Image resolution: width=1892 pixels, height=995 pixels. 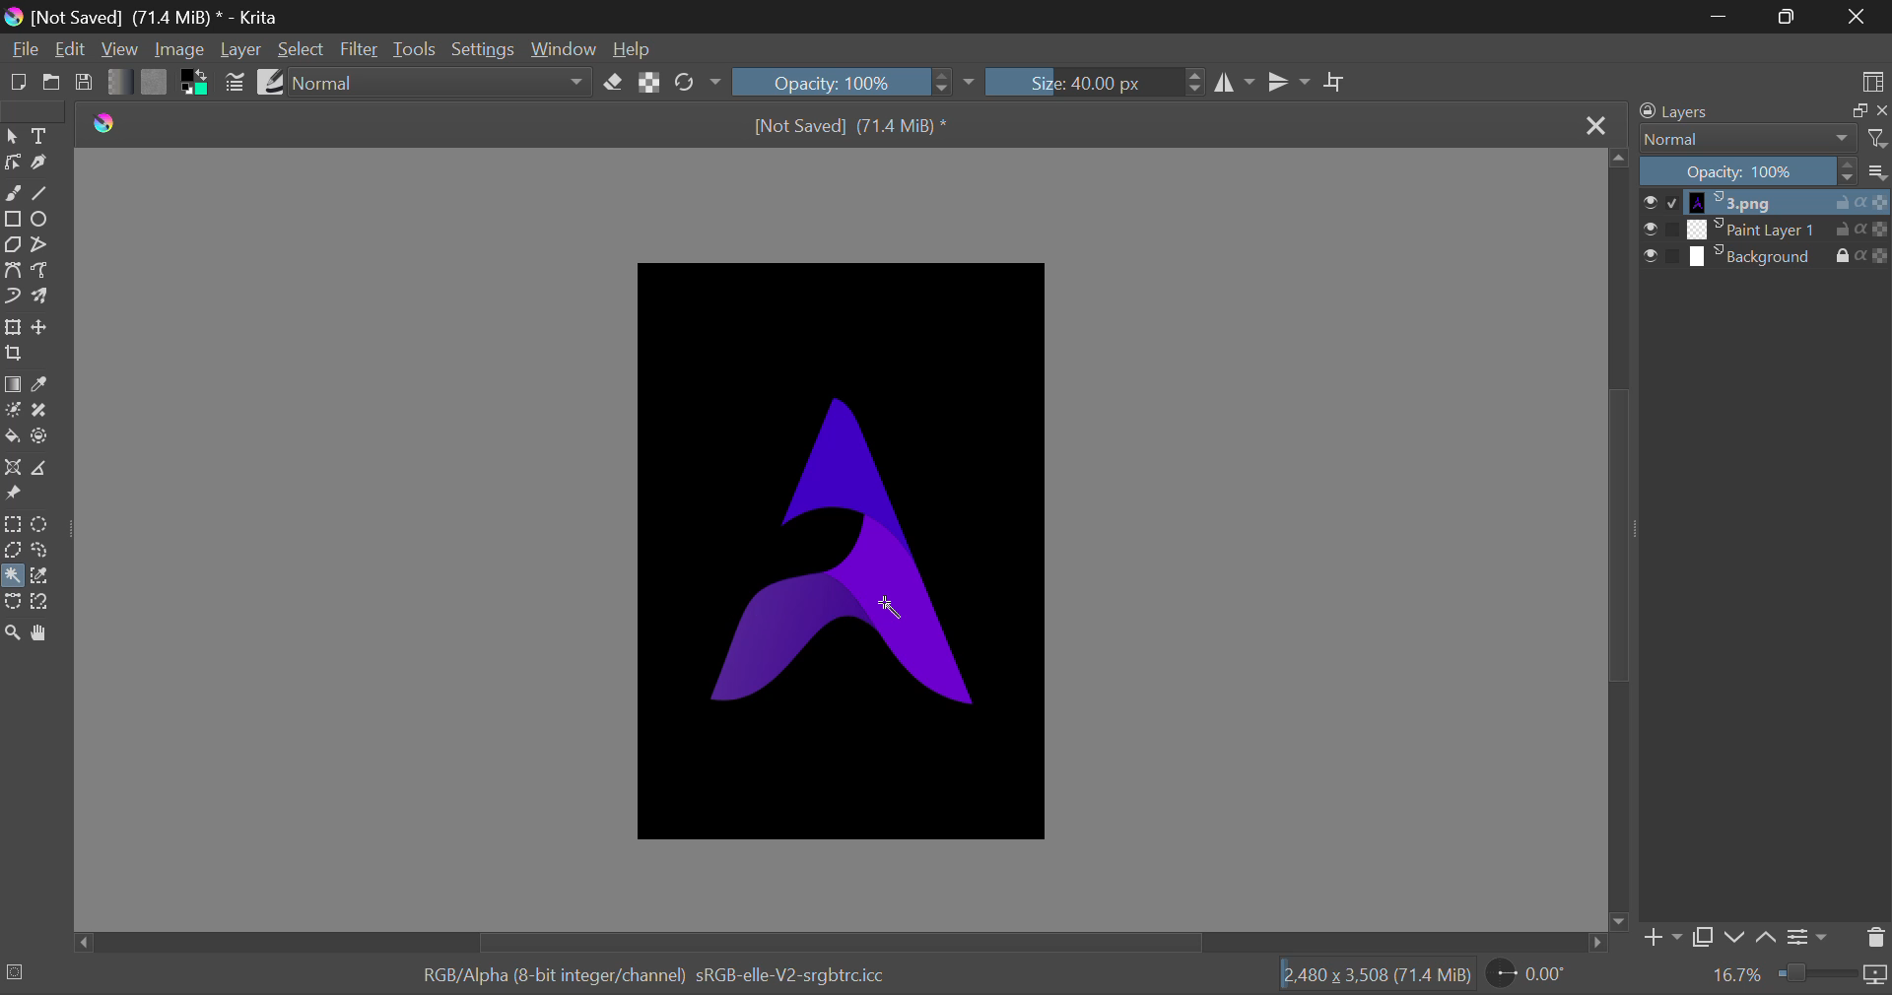 I want to click on Smart Patch Tool, so click(x=45, y=411).